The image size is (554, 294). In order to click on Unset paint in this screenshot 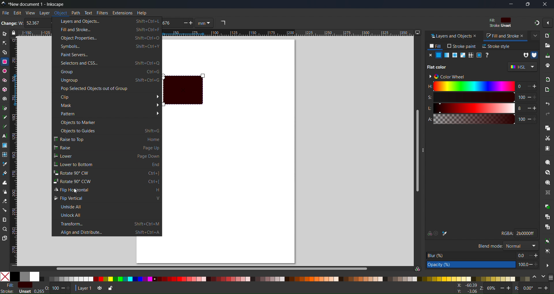, I will do `click(488, 55)`.